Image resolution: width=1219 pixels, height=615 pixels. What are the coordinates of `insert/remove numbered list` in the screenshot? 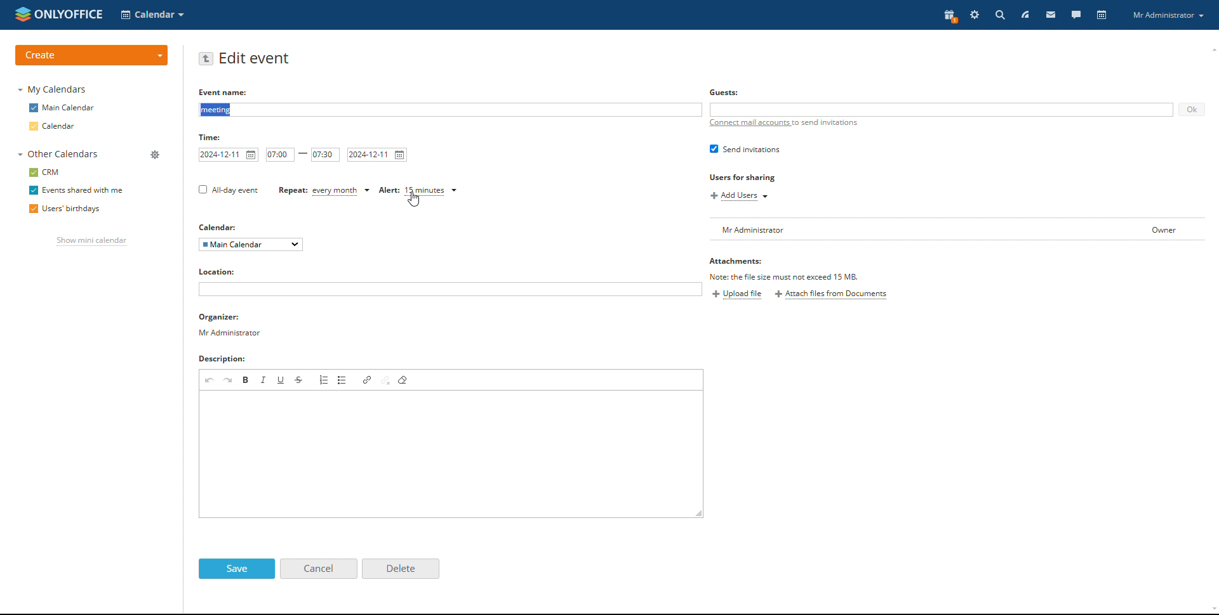 It's located at (323, 380).